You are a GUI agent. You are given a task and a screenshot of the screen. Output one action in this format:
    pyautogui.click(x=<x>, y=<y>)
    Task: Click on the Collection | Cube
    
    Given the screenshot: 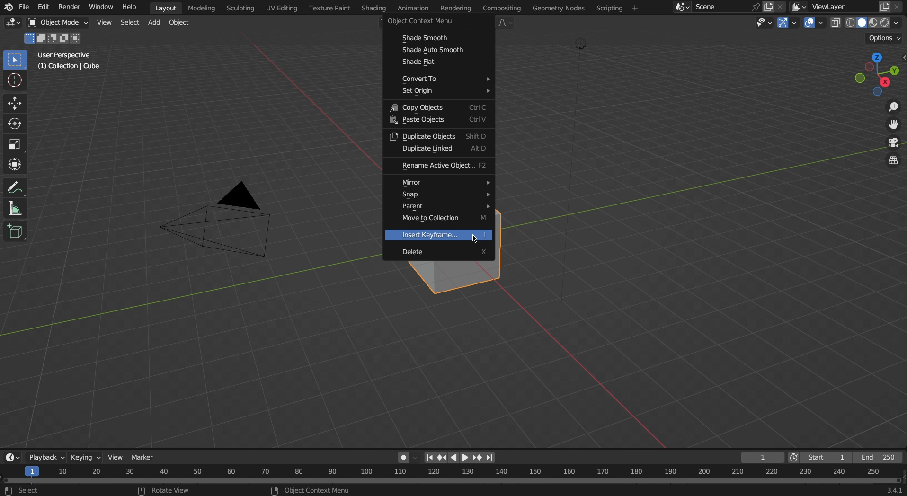 What is the action you would take?
    pyautogui.click(x=67, y=68)
    